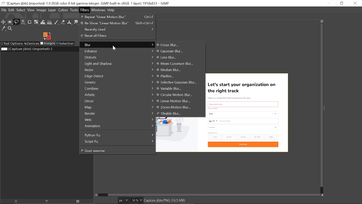  Describe the element at coordinates (247, 112) in the screenshot. I see `Current image` at that location.